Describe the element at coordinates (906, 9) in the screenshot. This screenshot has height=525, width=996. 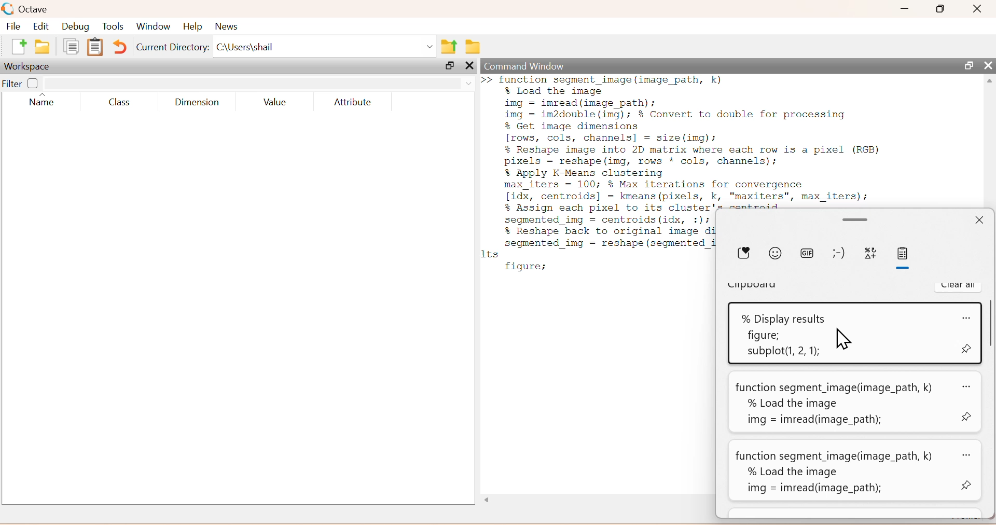
I see `Minimize` at that location.